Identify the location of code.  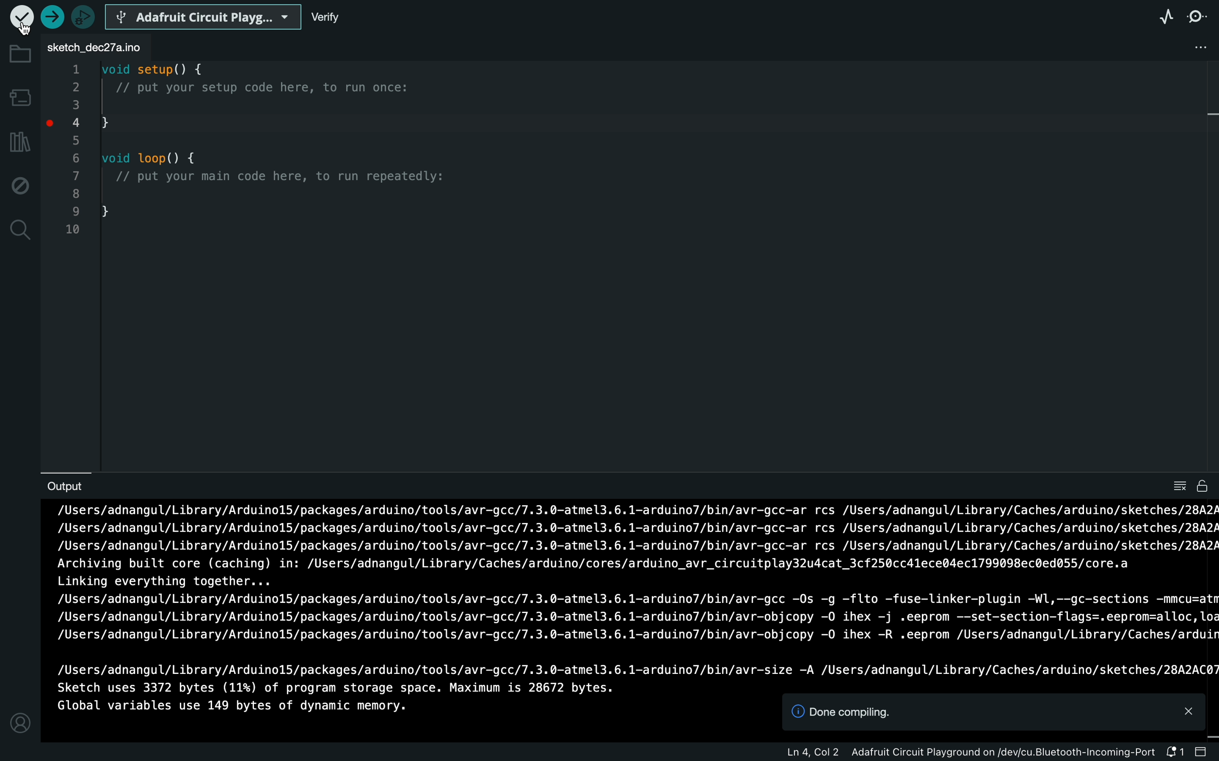
(265, 163).